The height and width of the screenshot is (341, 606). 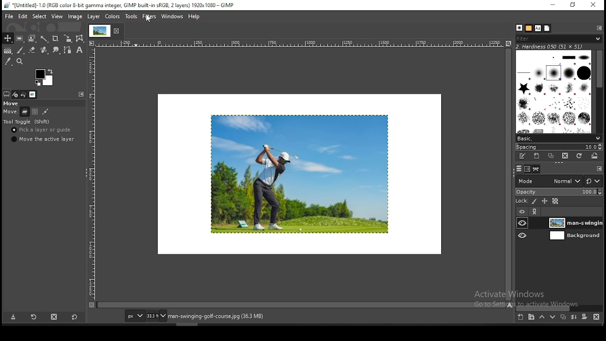 I want to click on move layer one step down, so click(x=551, y=317).